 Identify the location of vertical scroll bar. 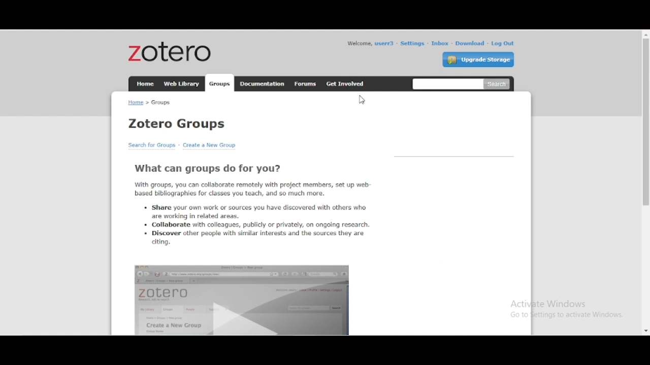
(645, 123).